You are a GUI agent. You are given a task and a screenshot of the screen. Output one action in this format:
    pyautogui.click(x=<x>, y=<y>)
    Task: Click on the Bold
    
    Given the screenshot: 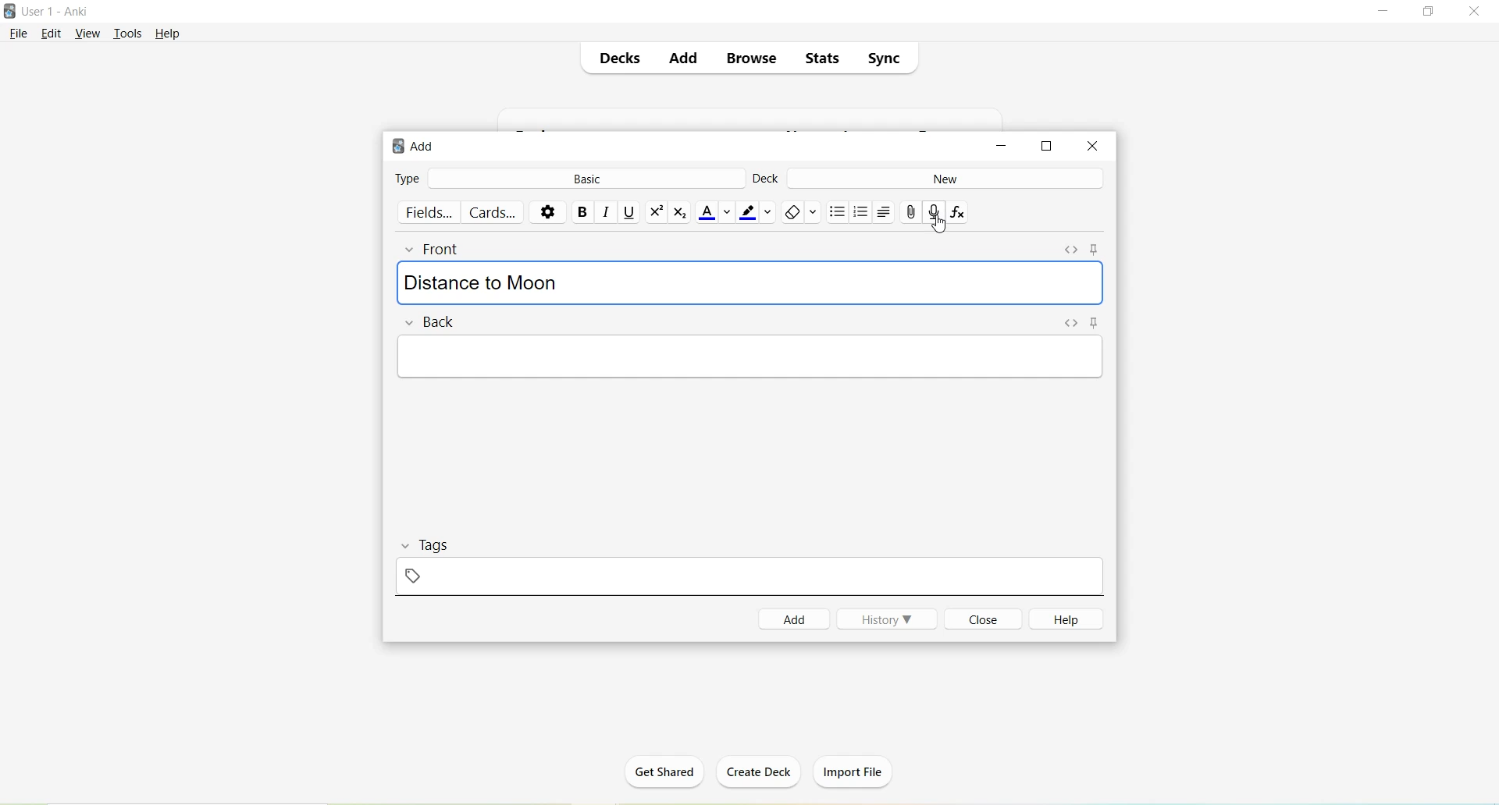 What is the action you would take?
    pyautogui.click(x=582, y=211)
    